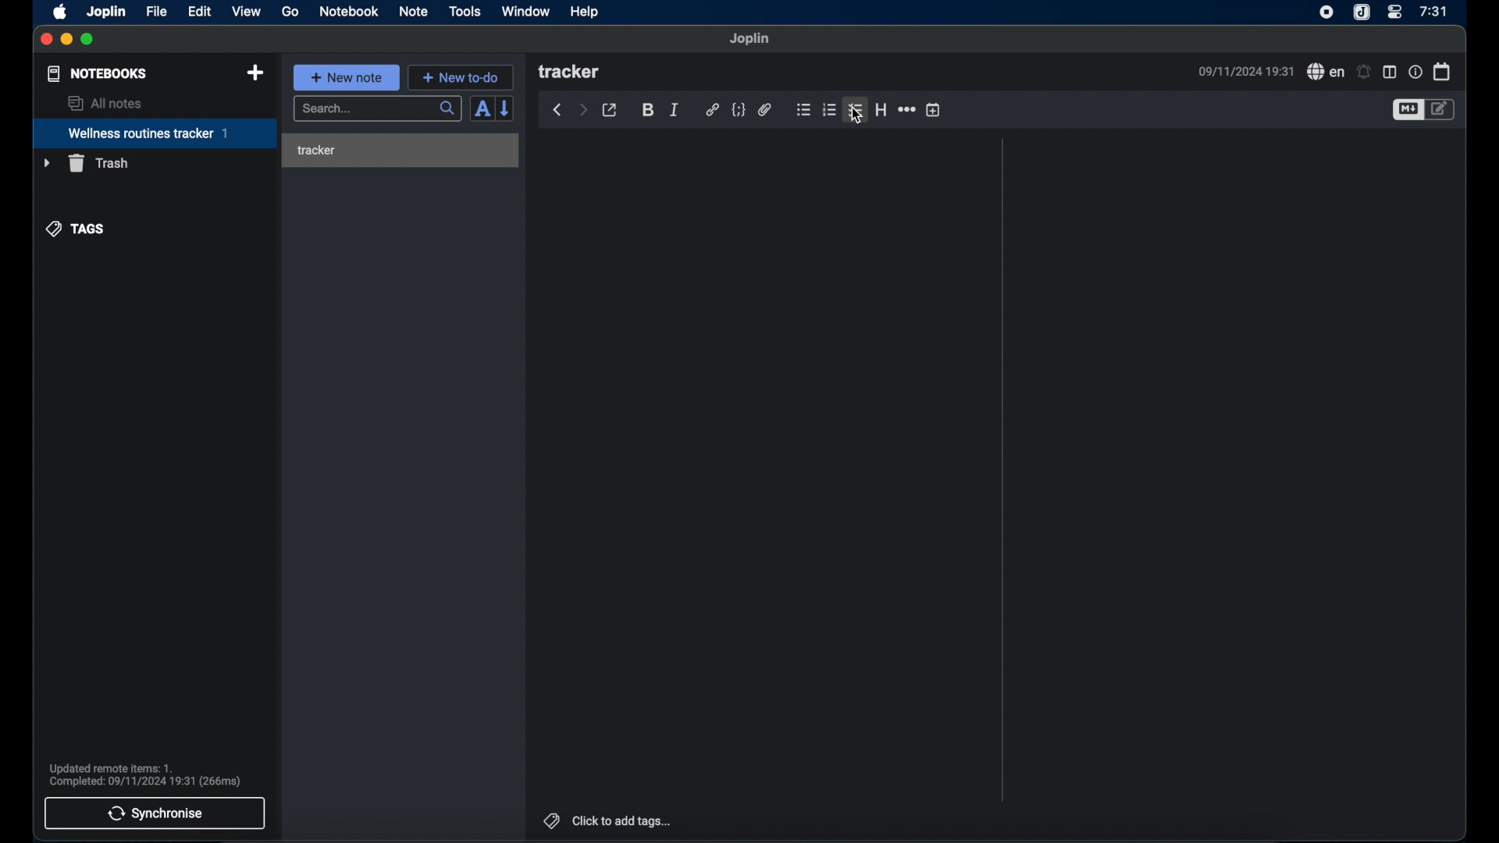  What do you see at coordinates (1433, 12) in the screenshot?
I see `7:31` at bounding box center [1433, 12].